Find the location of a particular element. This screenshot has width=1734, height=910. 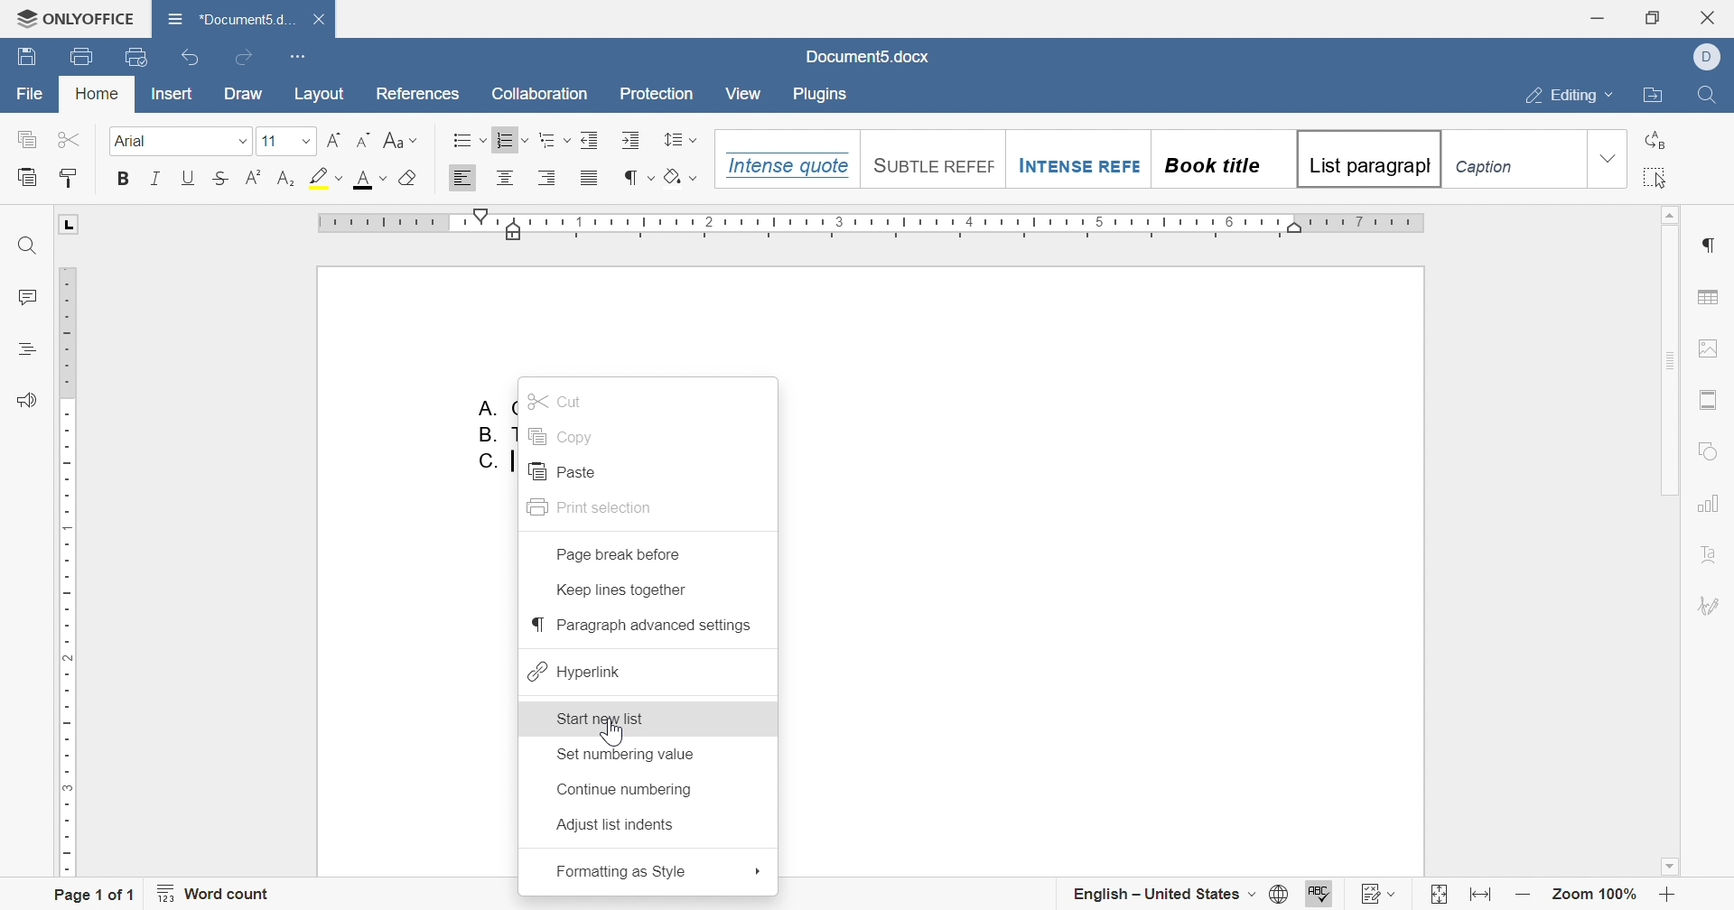

highlight color is located at coordinates (330, 175).